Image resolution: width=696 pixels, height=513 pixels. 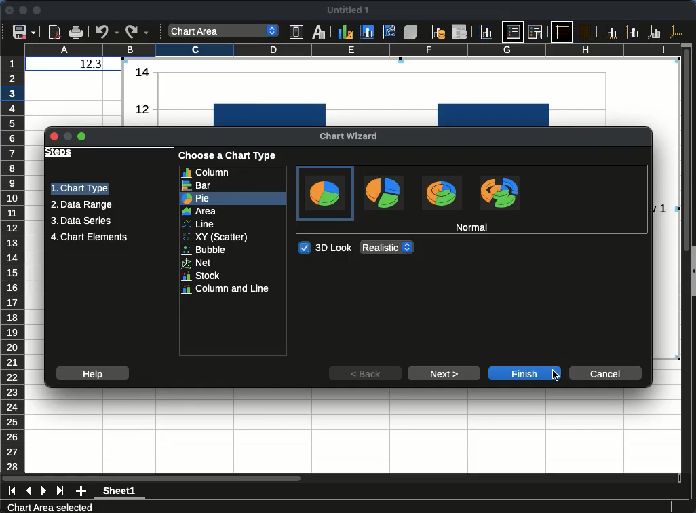 I want to click on Undo options, so click(x=107, y=31).